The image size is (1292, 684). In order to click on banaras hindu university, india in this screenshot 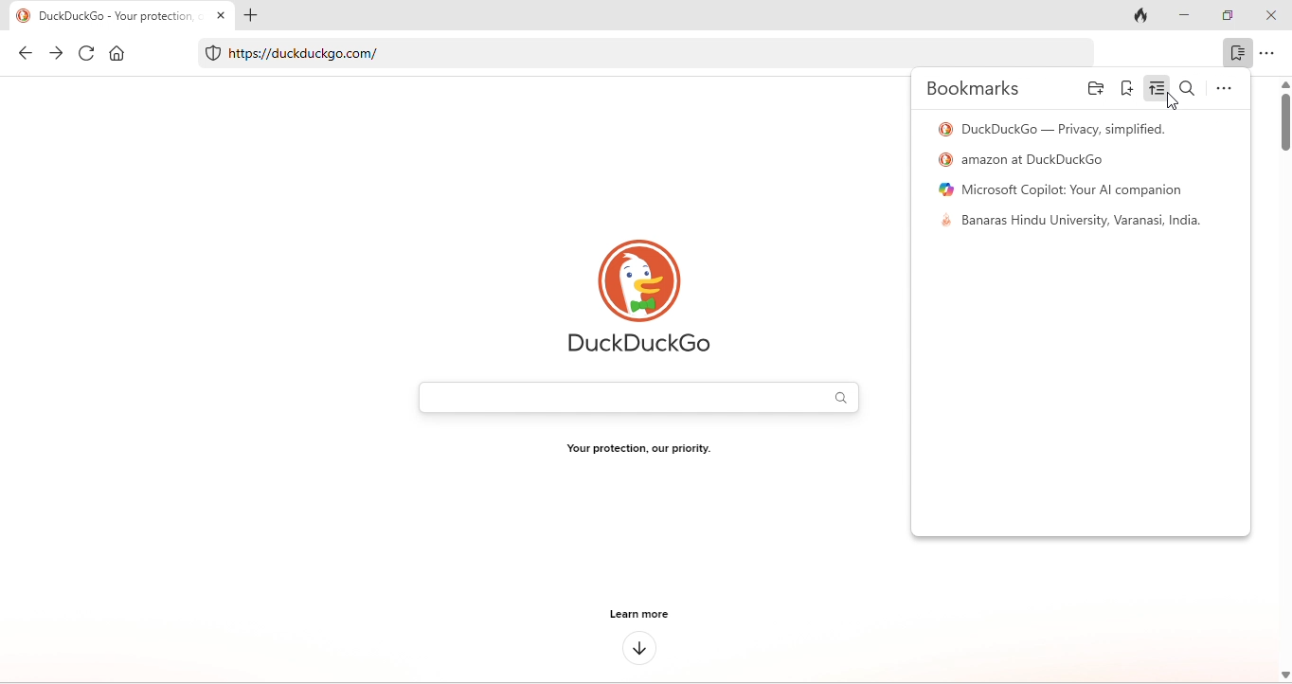, I will do `click(1073, 225)`.